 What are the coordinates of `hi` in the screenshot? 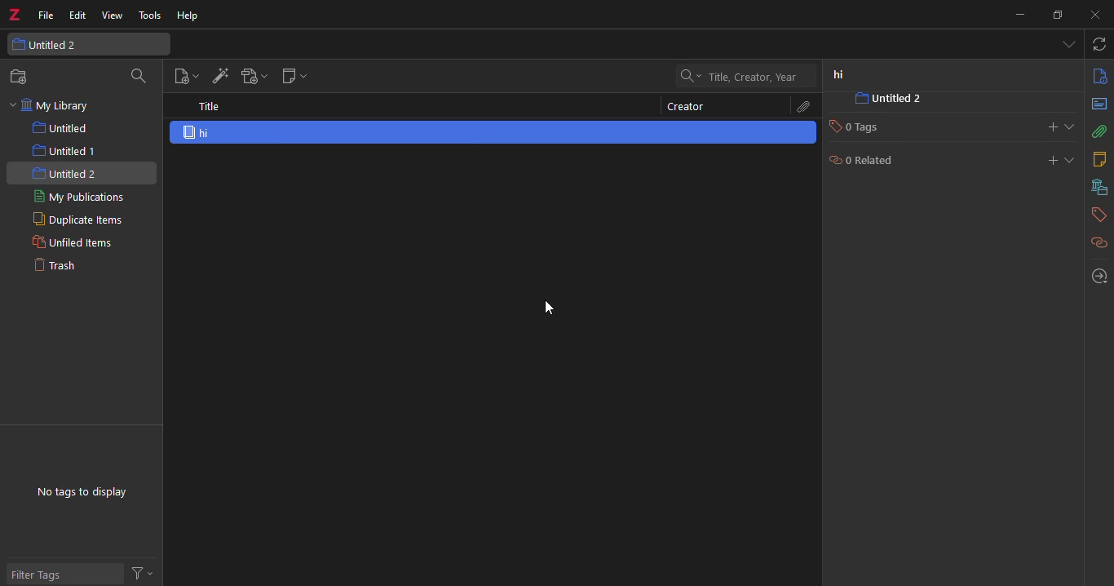 It's located at (839, 75).